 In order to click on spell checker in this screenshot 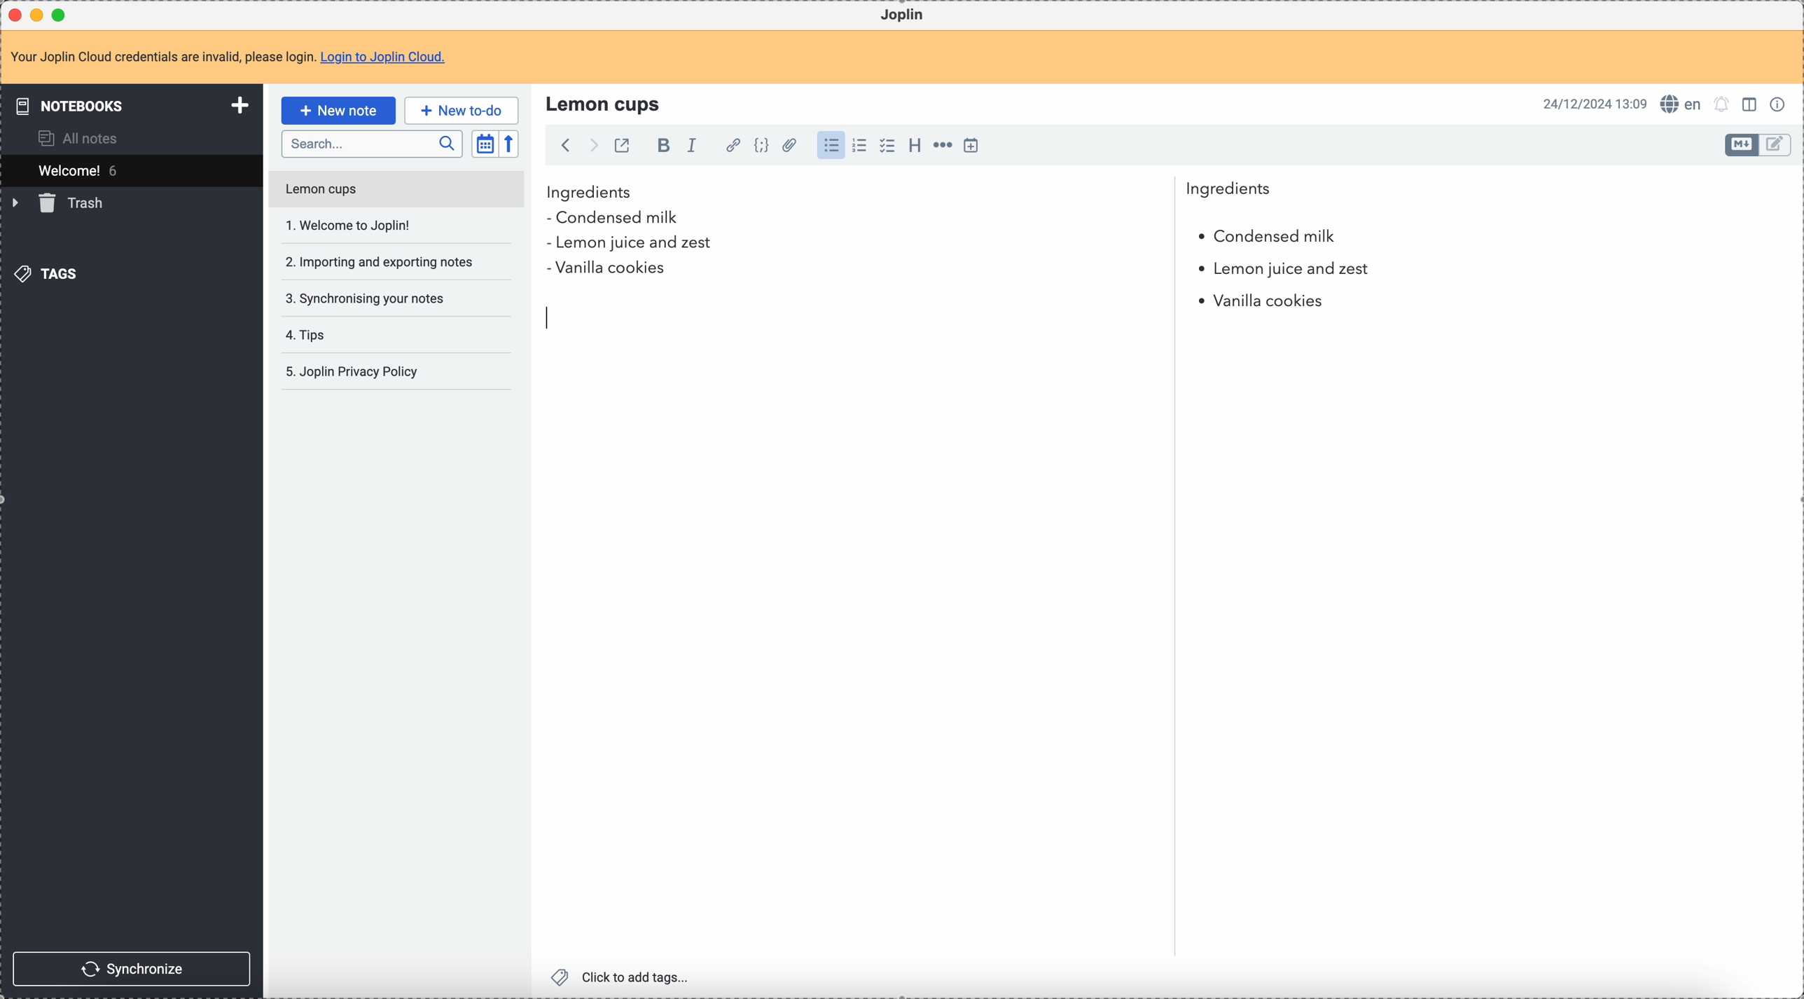, I will do `click(1685, 104)`.